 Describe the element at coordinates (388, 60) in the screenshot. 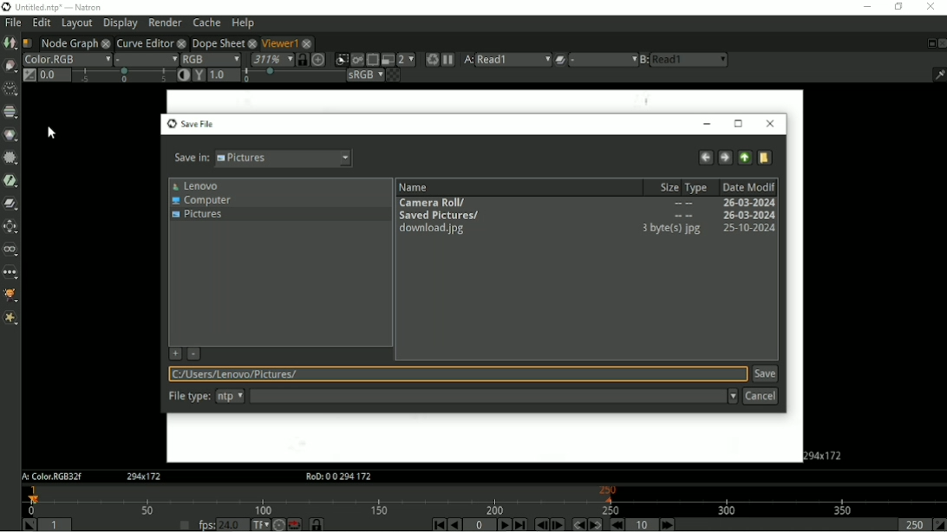

I see `Proxy mode` at that location.